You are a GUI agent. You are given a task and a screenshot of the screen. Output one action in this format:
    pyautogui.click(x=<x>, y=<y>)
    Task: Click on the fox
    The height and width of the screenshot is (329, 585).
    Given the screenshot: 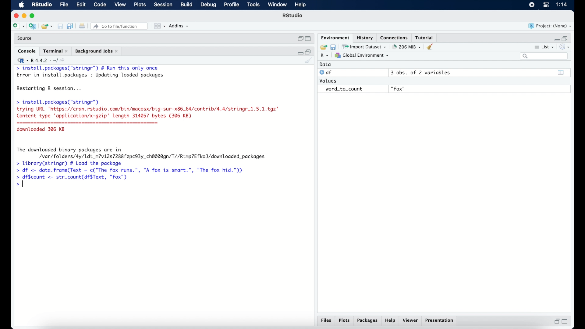 What is the action you would take?
    pyautogui.click(x=399, y=89)
    